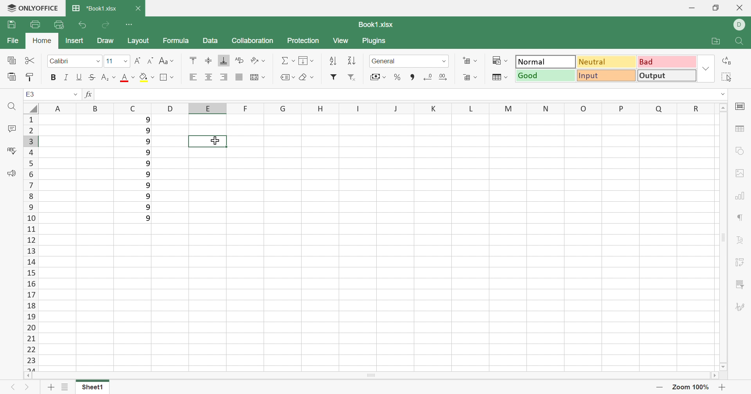 This screenshot has height=394, width=751. Describe the element at coordinates (343, 42) in the screenshot. I see `View` at that location.